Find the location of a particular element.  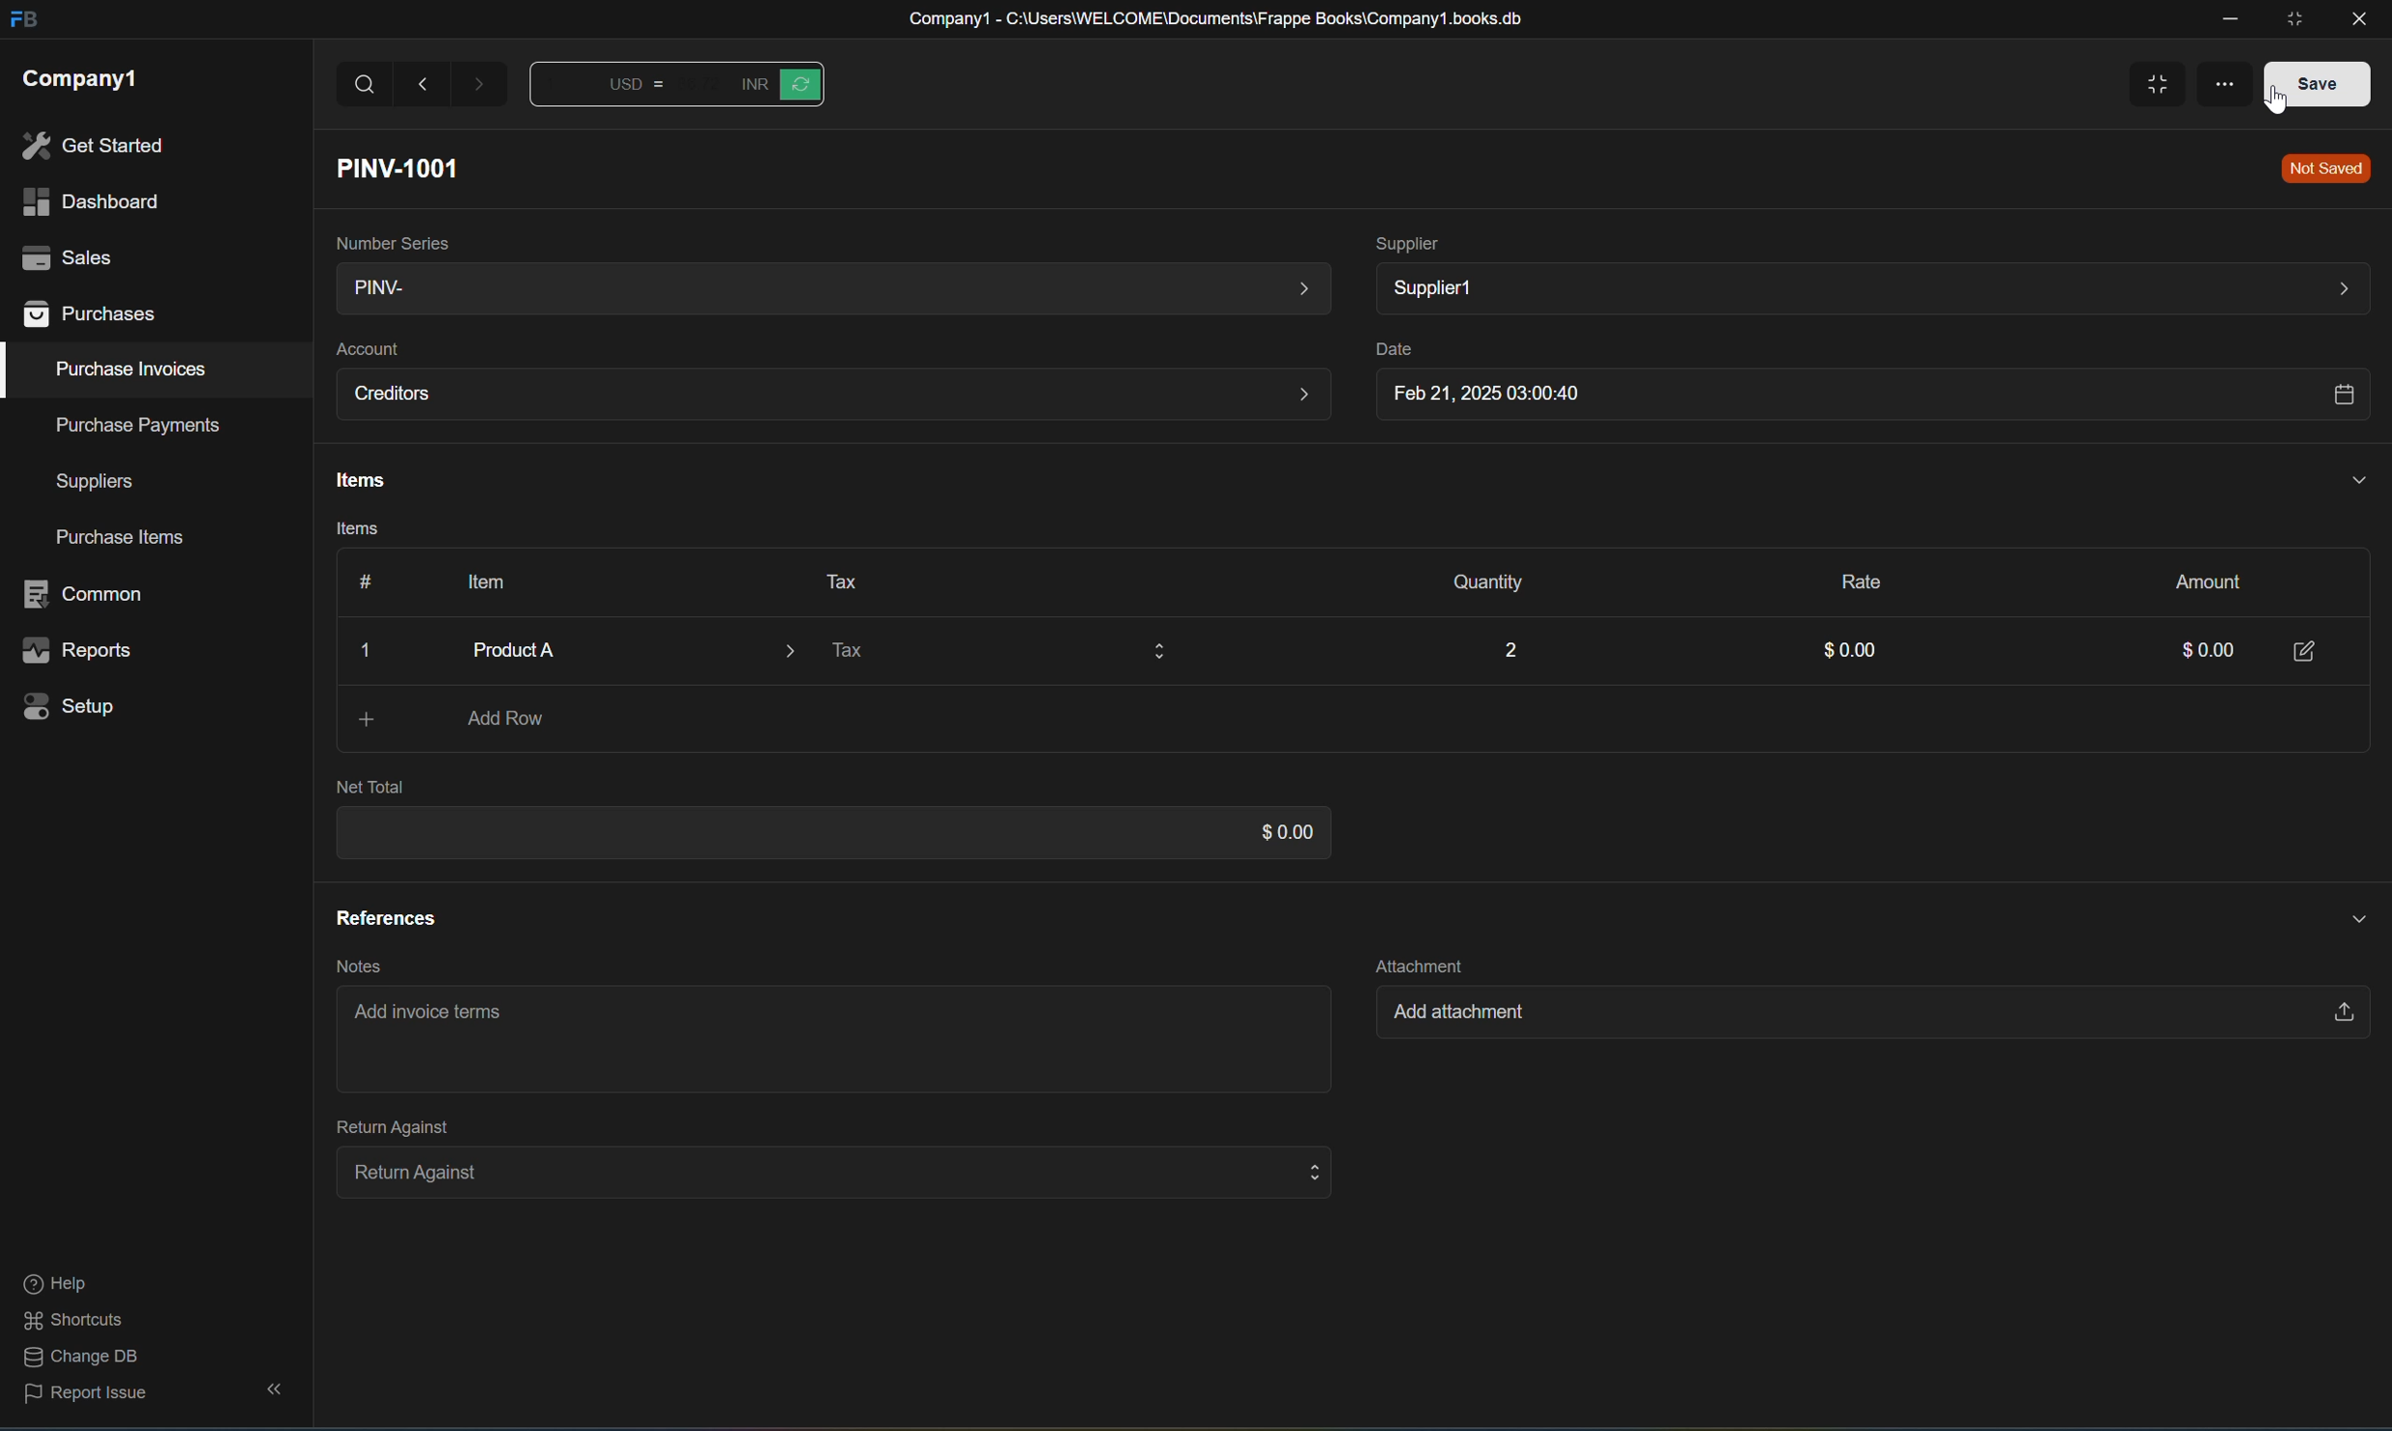

Tax is located at coordinates (995, 655).